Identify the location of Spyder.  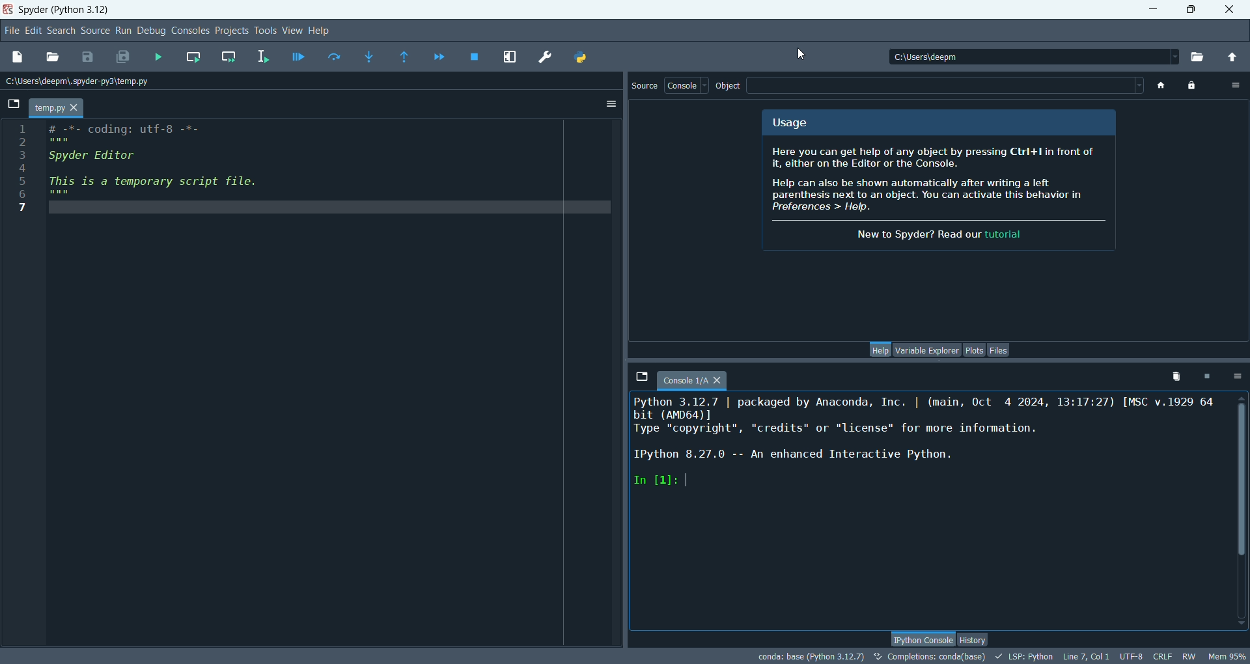
(67, 11).